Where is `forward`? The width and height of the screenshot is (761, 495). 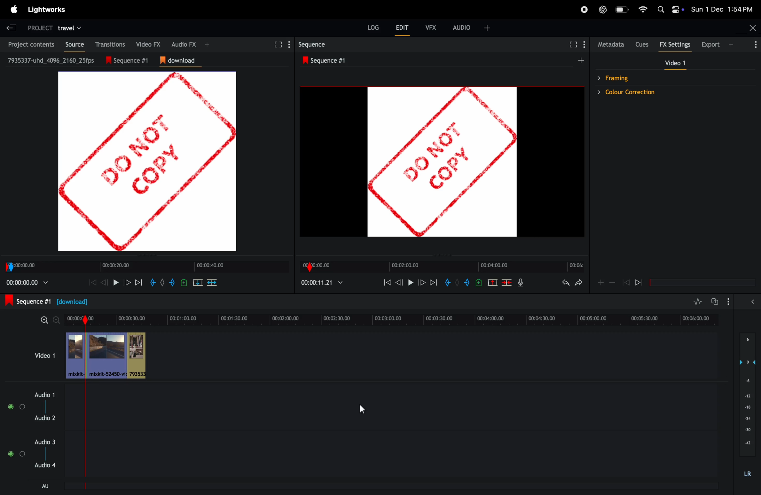 forward is located at coordinates (127, 282).